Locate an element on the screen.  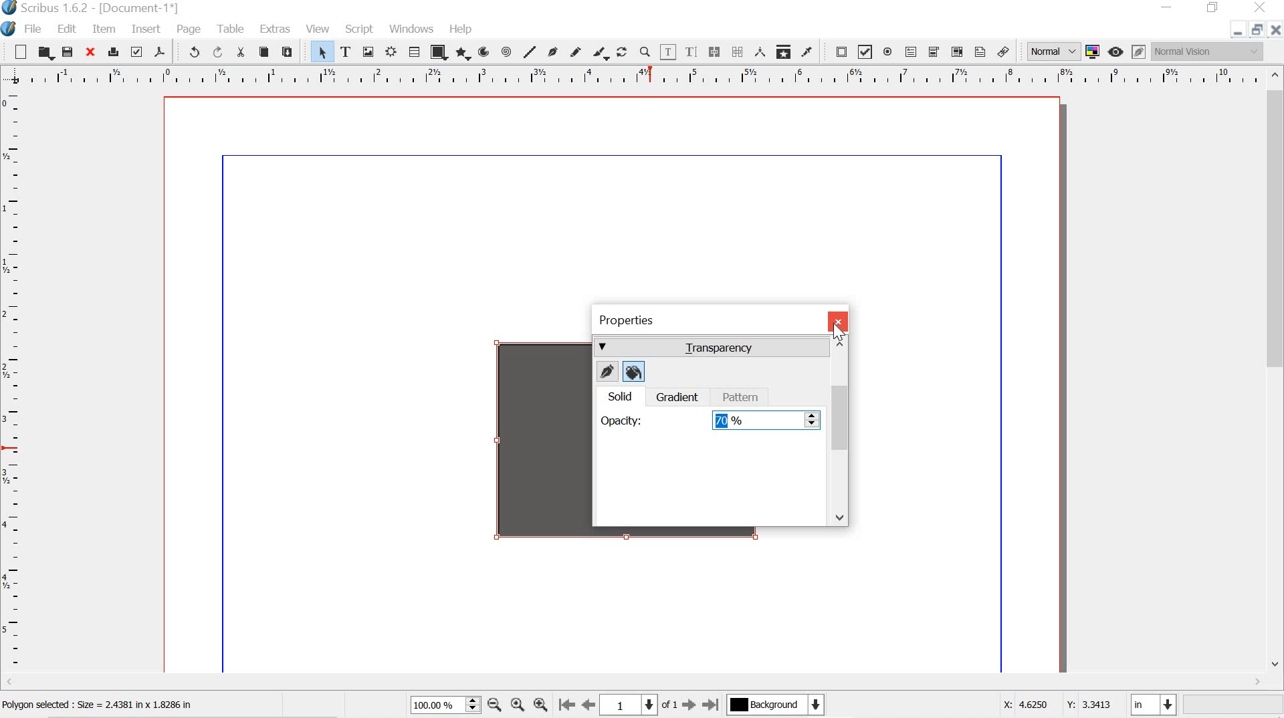
pattern is located at coordinates (742, 396).